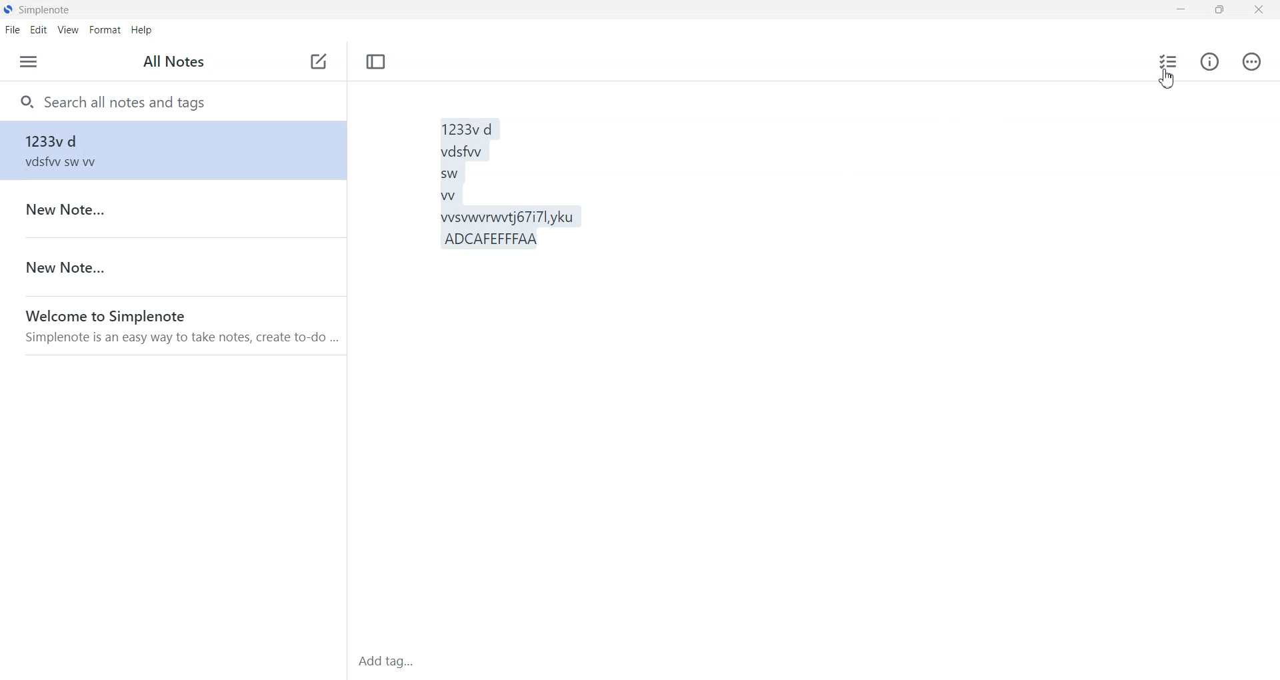 This screenshot has height=680, width=1280. Describe the element at coordinates (1167, 61) in the screenshot. I see `Insert checklist` at that location.